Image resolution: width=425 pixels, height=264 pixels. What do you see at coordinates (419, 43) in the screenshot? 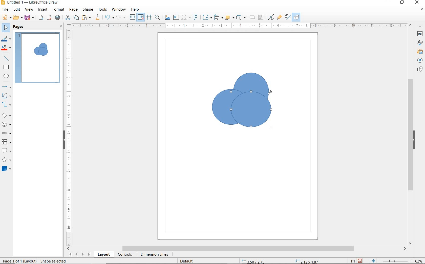
I see `STYLES` at bounding box center [419, 43].